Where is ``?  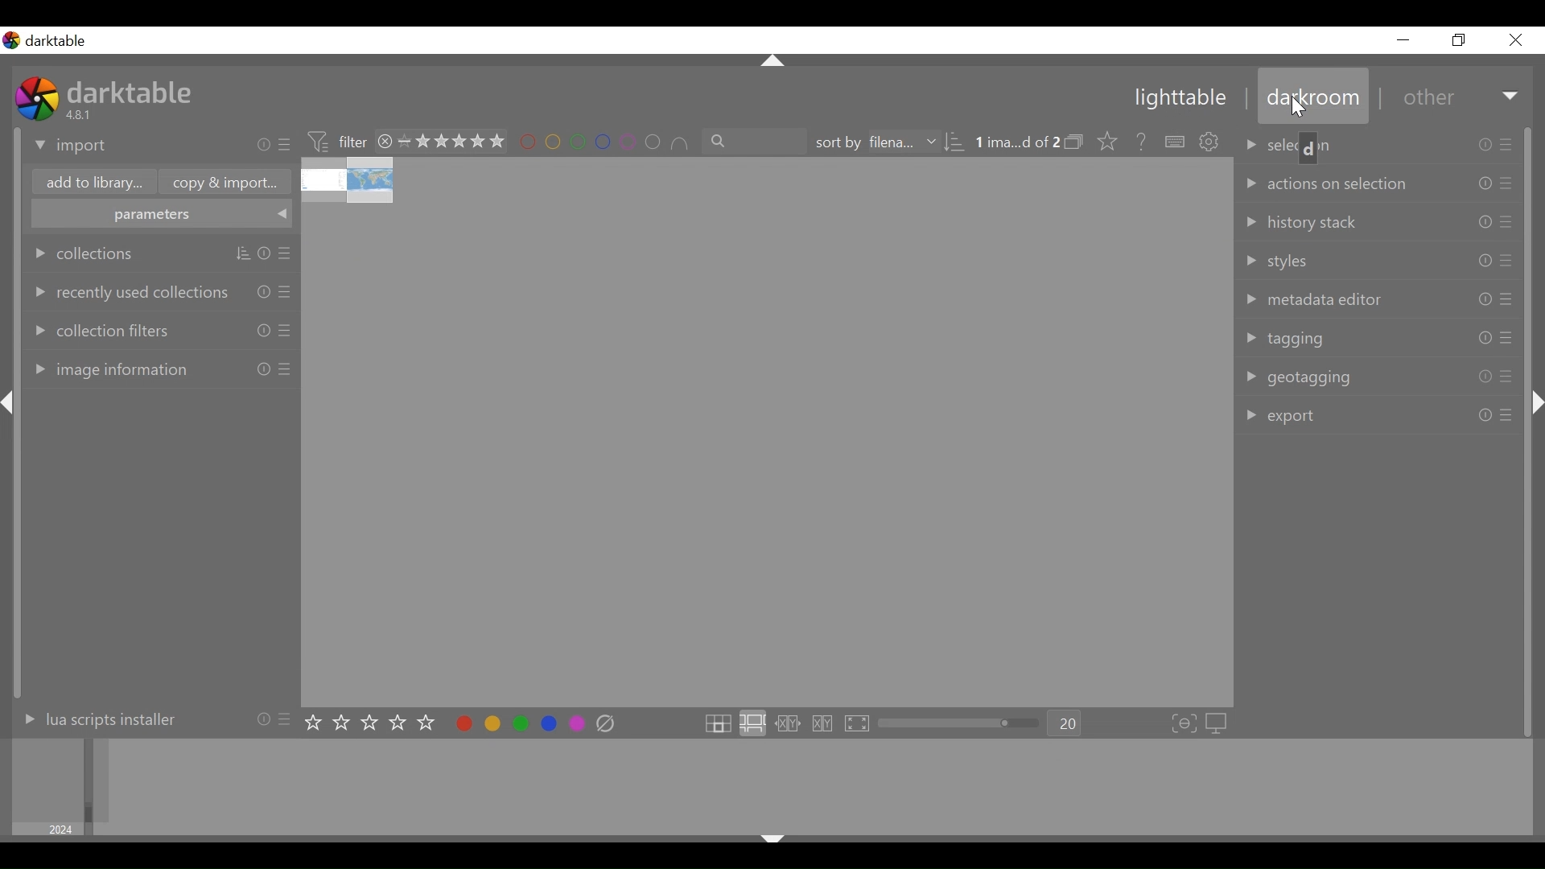  is located at coordinates (1485, 414).